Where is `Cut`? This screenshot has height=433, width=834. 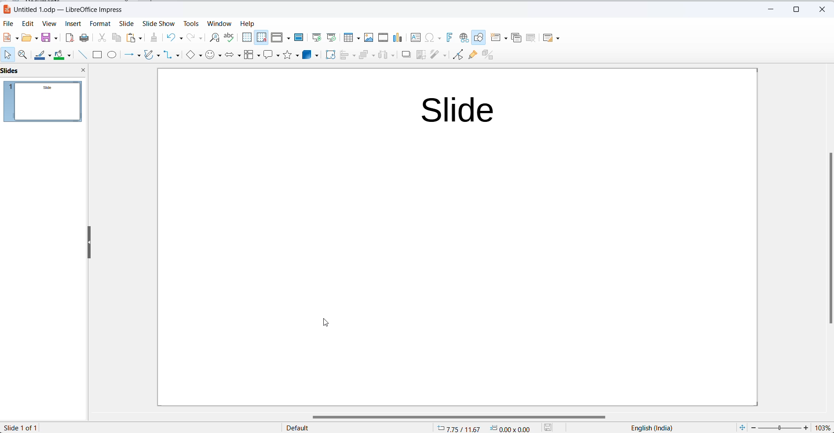
Cut is located at coordinates (98, 38).